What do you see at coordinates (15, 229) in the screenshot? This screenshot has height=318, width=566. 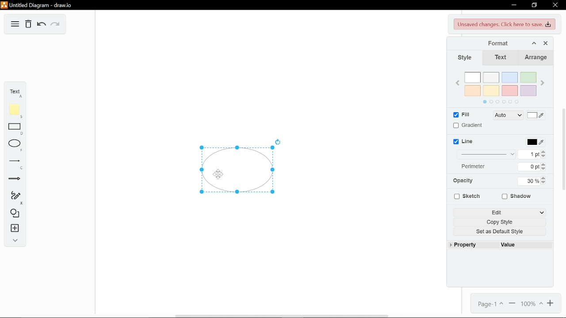 I see `insert` at bounding box center [15, 229].